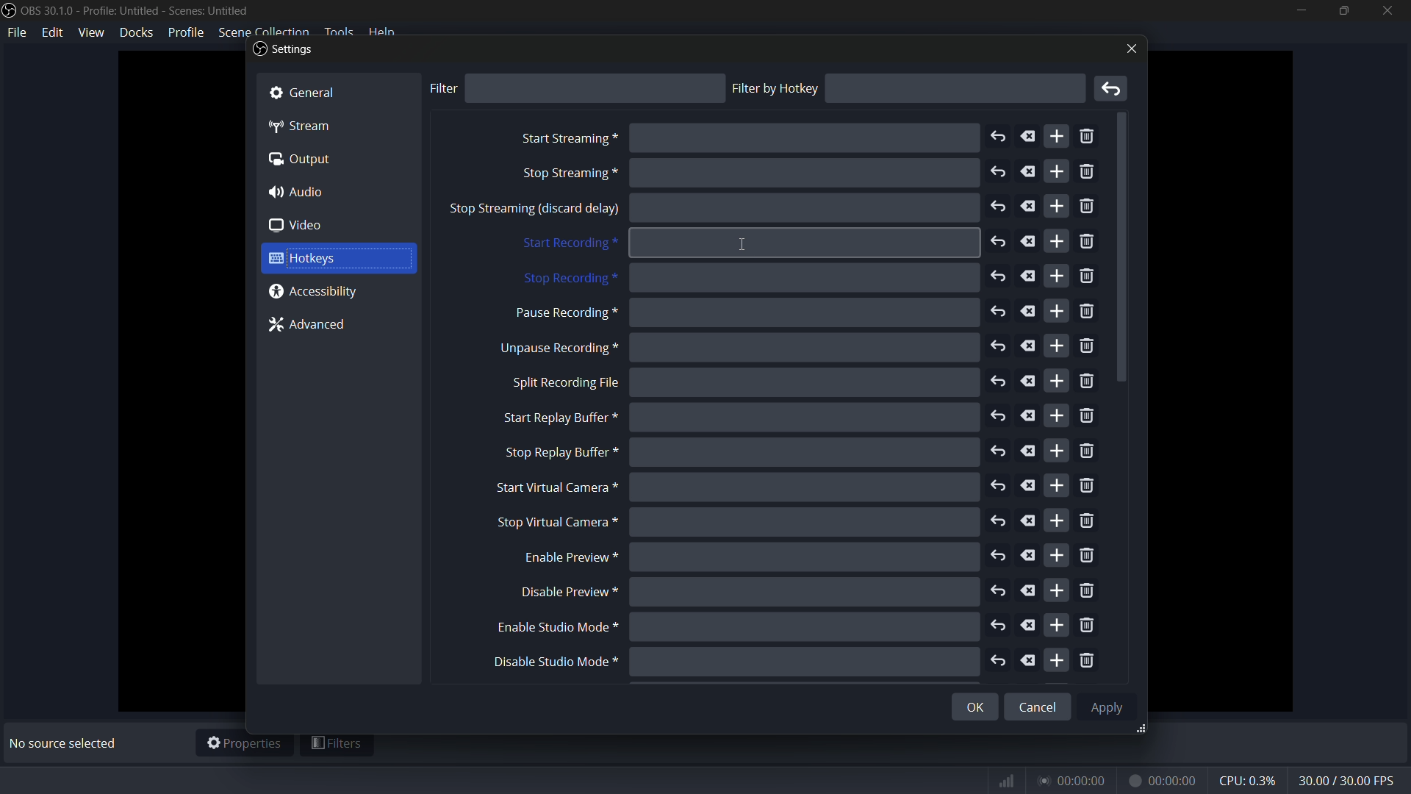  I want to click on close app, so click(1388, 10).